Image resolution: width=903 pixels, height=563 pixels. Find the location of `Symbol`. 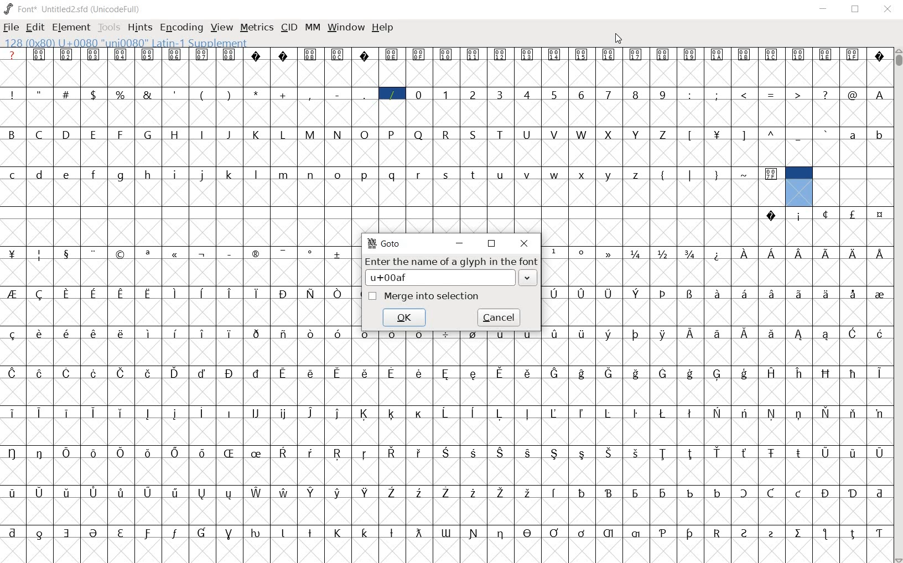

Symbol is located at coordinates (637, 253).